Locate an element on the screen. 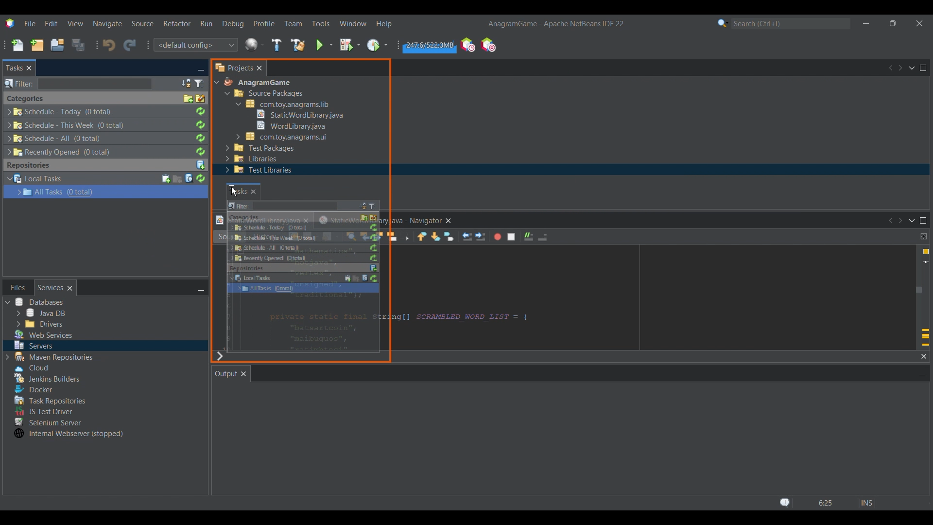 The image size is (933, 525).  is located at coordinates (29, 367).